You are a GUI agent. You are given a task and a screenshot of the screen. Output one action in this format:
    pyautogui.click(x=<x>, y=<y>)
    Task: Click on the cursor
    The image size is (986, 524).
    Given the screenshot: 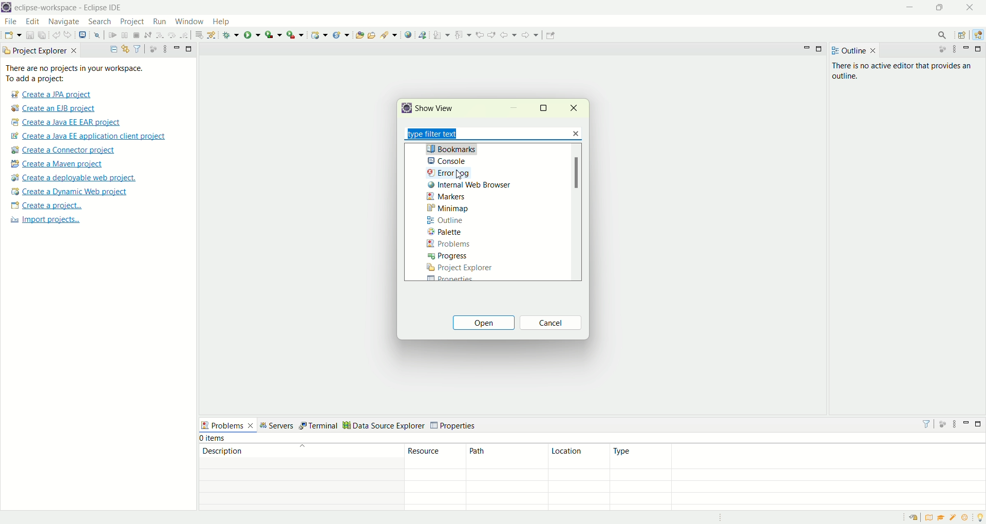 What is the action you would take?
    pyautogui.click(x=457, y=175)
    